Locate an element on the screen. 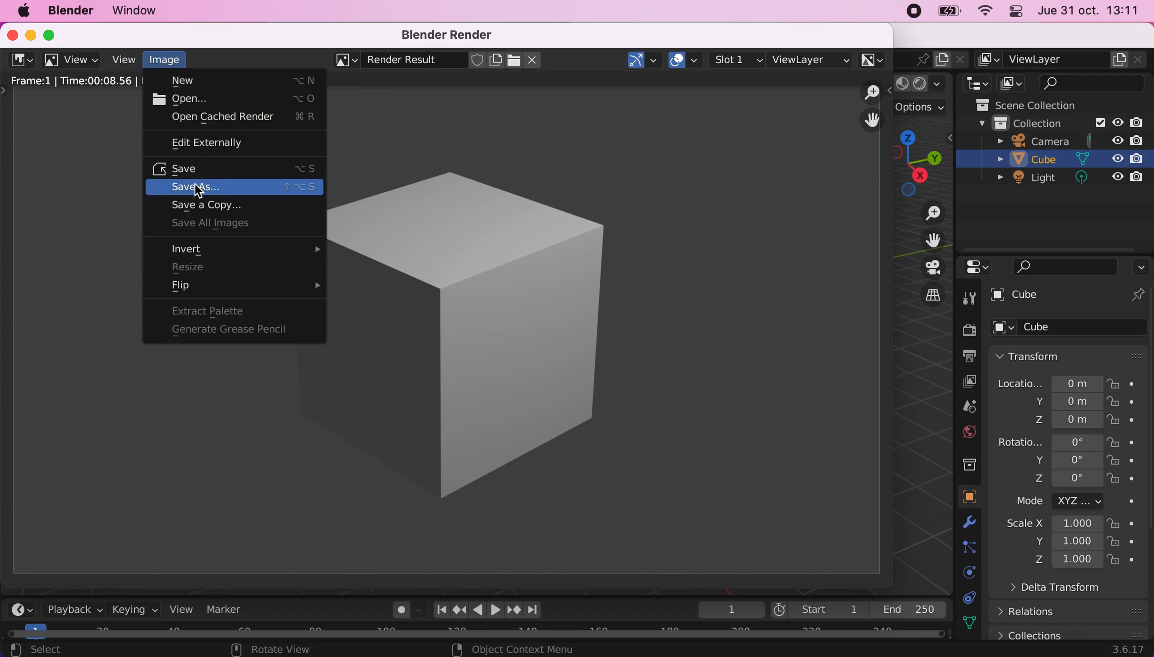 The height and width of the screenshot is (657, 1154). camera is located at coordinates (1070, 140).